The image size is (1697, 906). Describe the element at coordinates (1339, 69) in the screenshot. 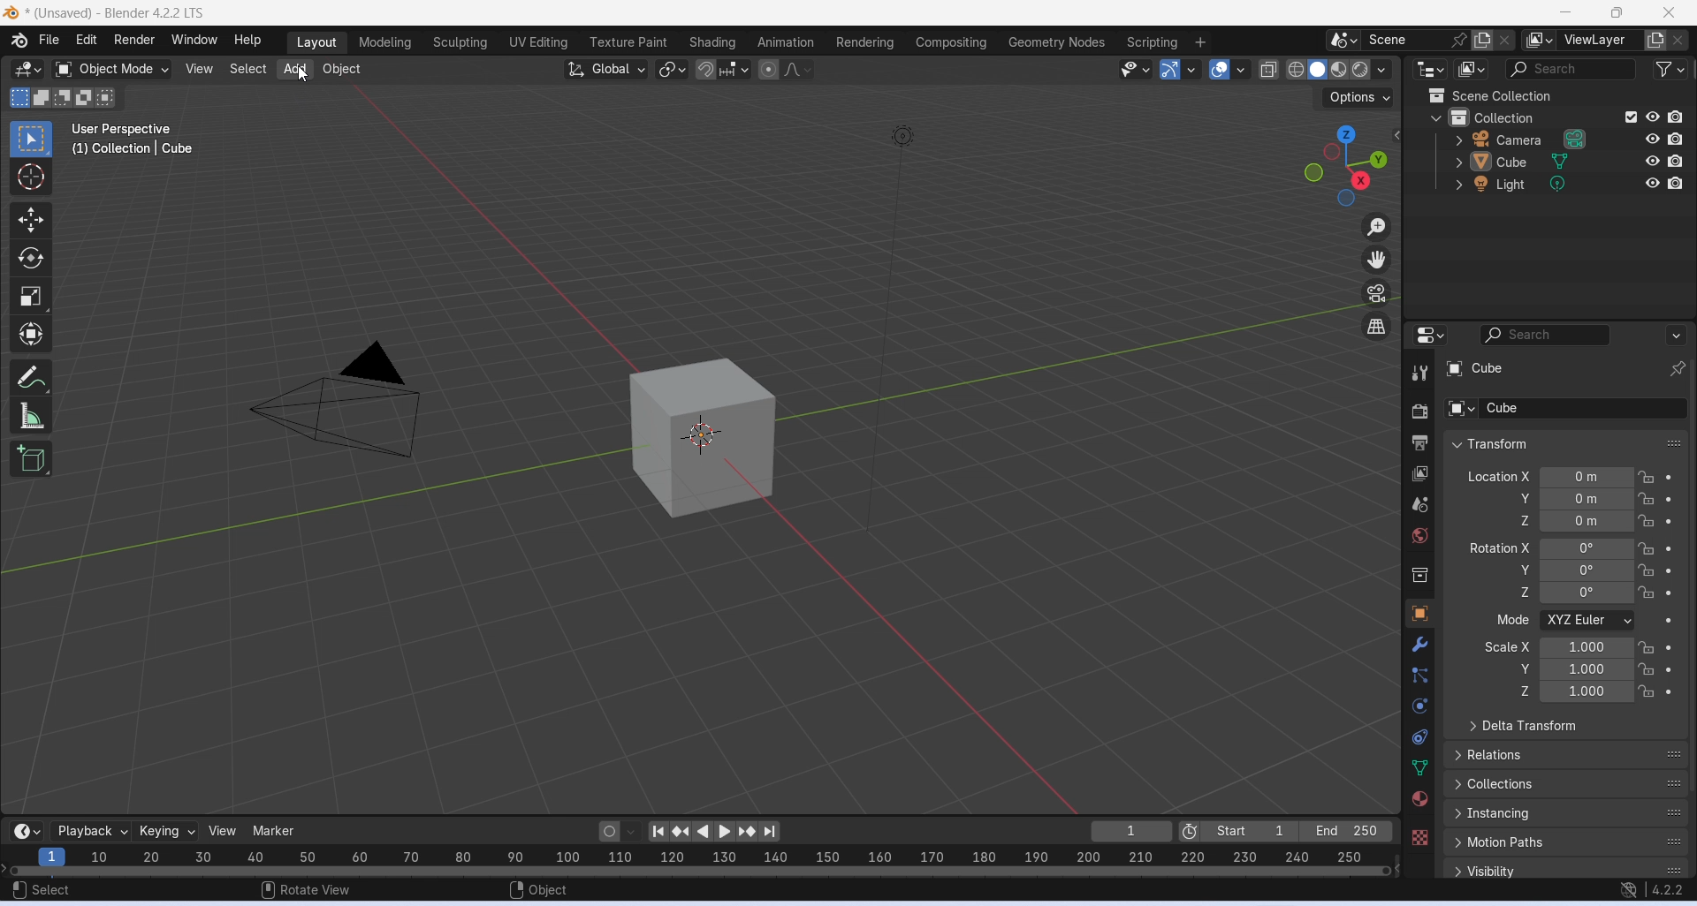

I see `material preview viewport shading` at that location.